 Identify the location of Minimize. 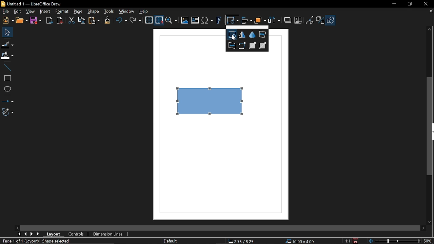
(393, 4).